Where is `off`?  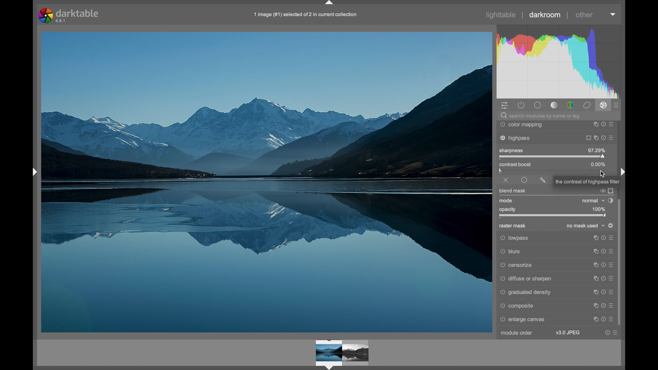
off is located at coordinates (506, 180).